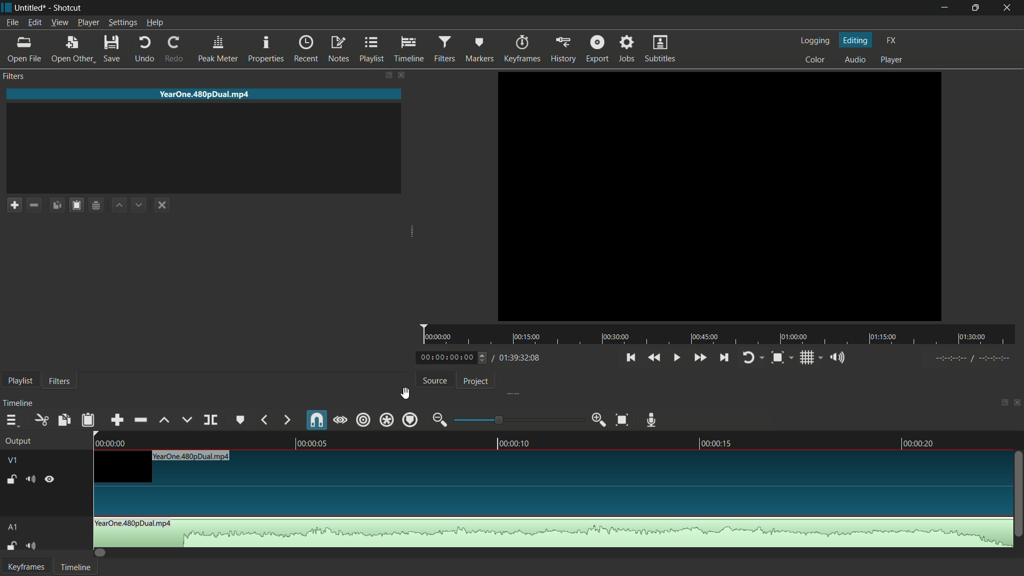 The image size is (1024, 576). What do you see at coordinates (550, 533) in the screenshot?
I see `audio is dteached` at bounding box center [550, 533].